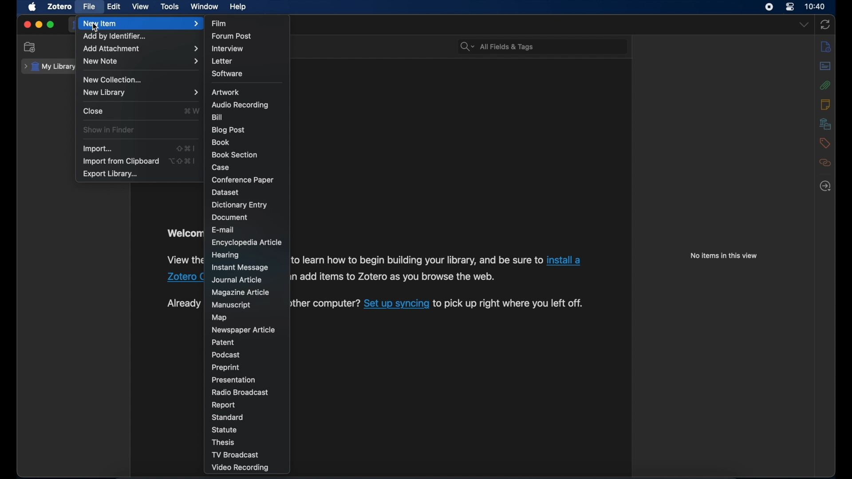 Image resolution: width=852 pixels, height=479 pixels. What do you see at coordinates (825, 25) in the screenshot?
I see `sync` at bounding box center [825, 25].